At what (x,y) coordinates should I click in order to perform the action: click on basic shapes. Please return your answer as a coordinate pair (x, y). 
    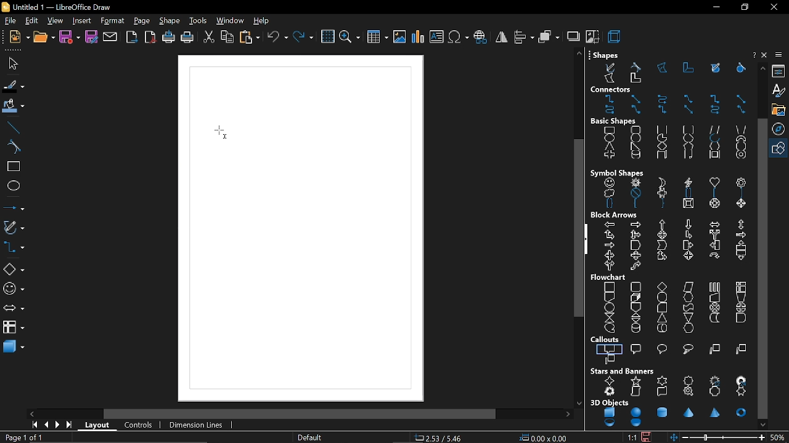
    Looking at the image, I should click on (14, 269).